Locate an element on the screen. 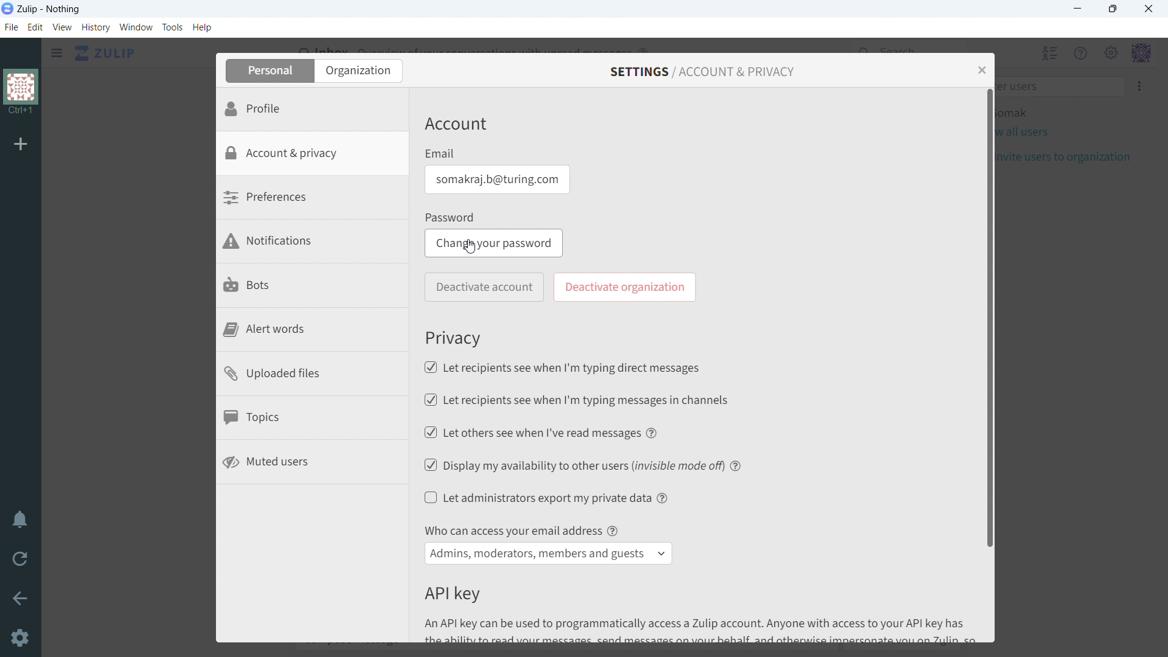  organization is located at coordinates (22, 93).